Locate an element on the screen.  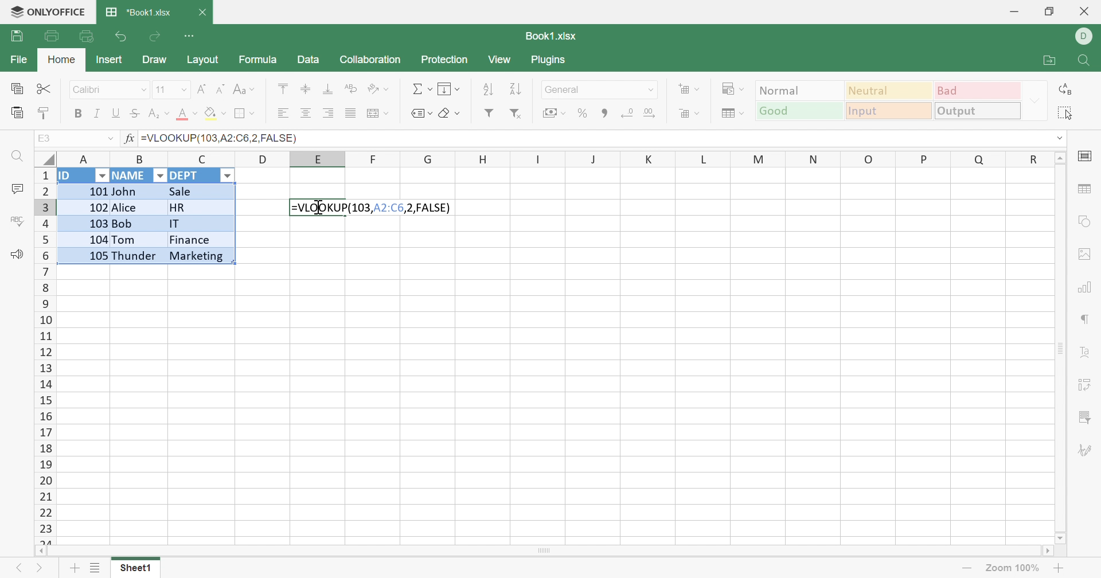
Previous is located at coordinates (22, 571).